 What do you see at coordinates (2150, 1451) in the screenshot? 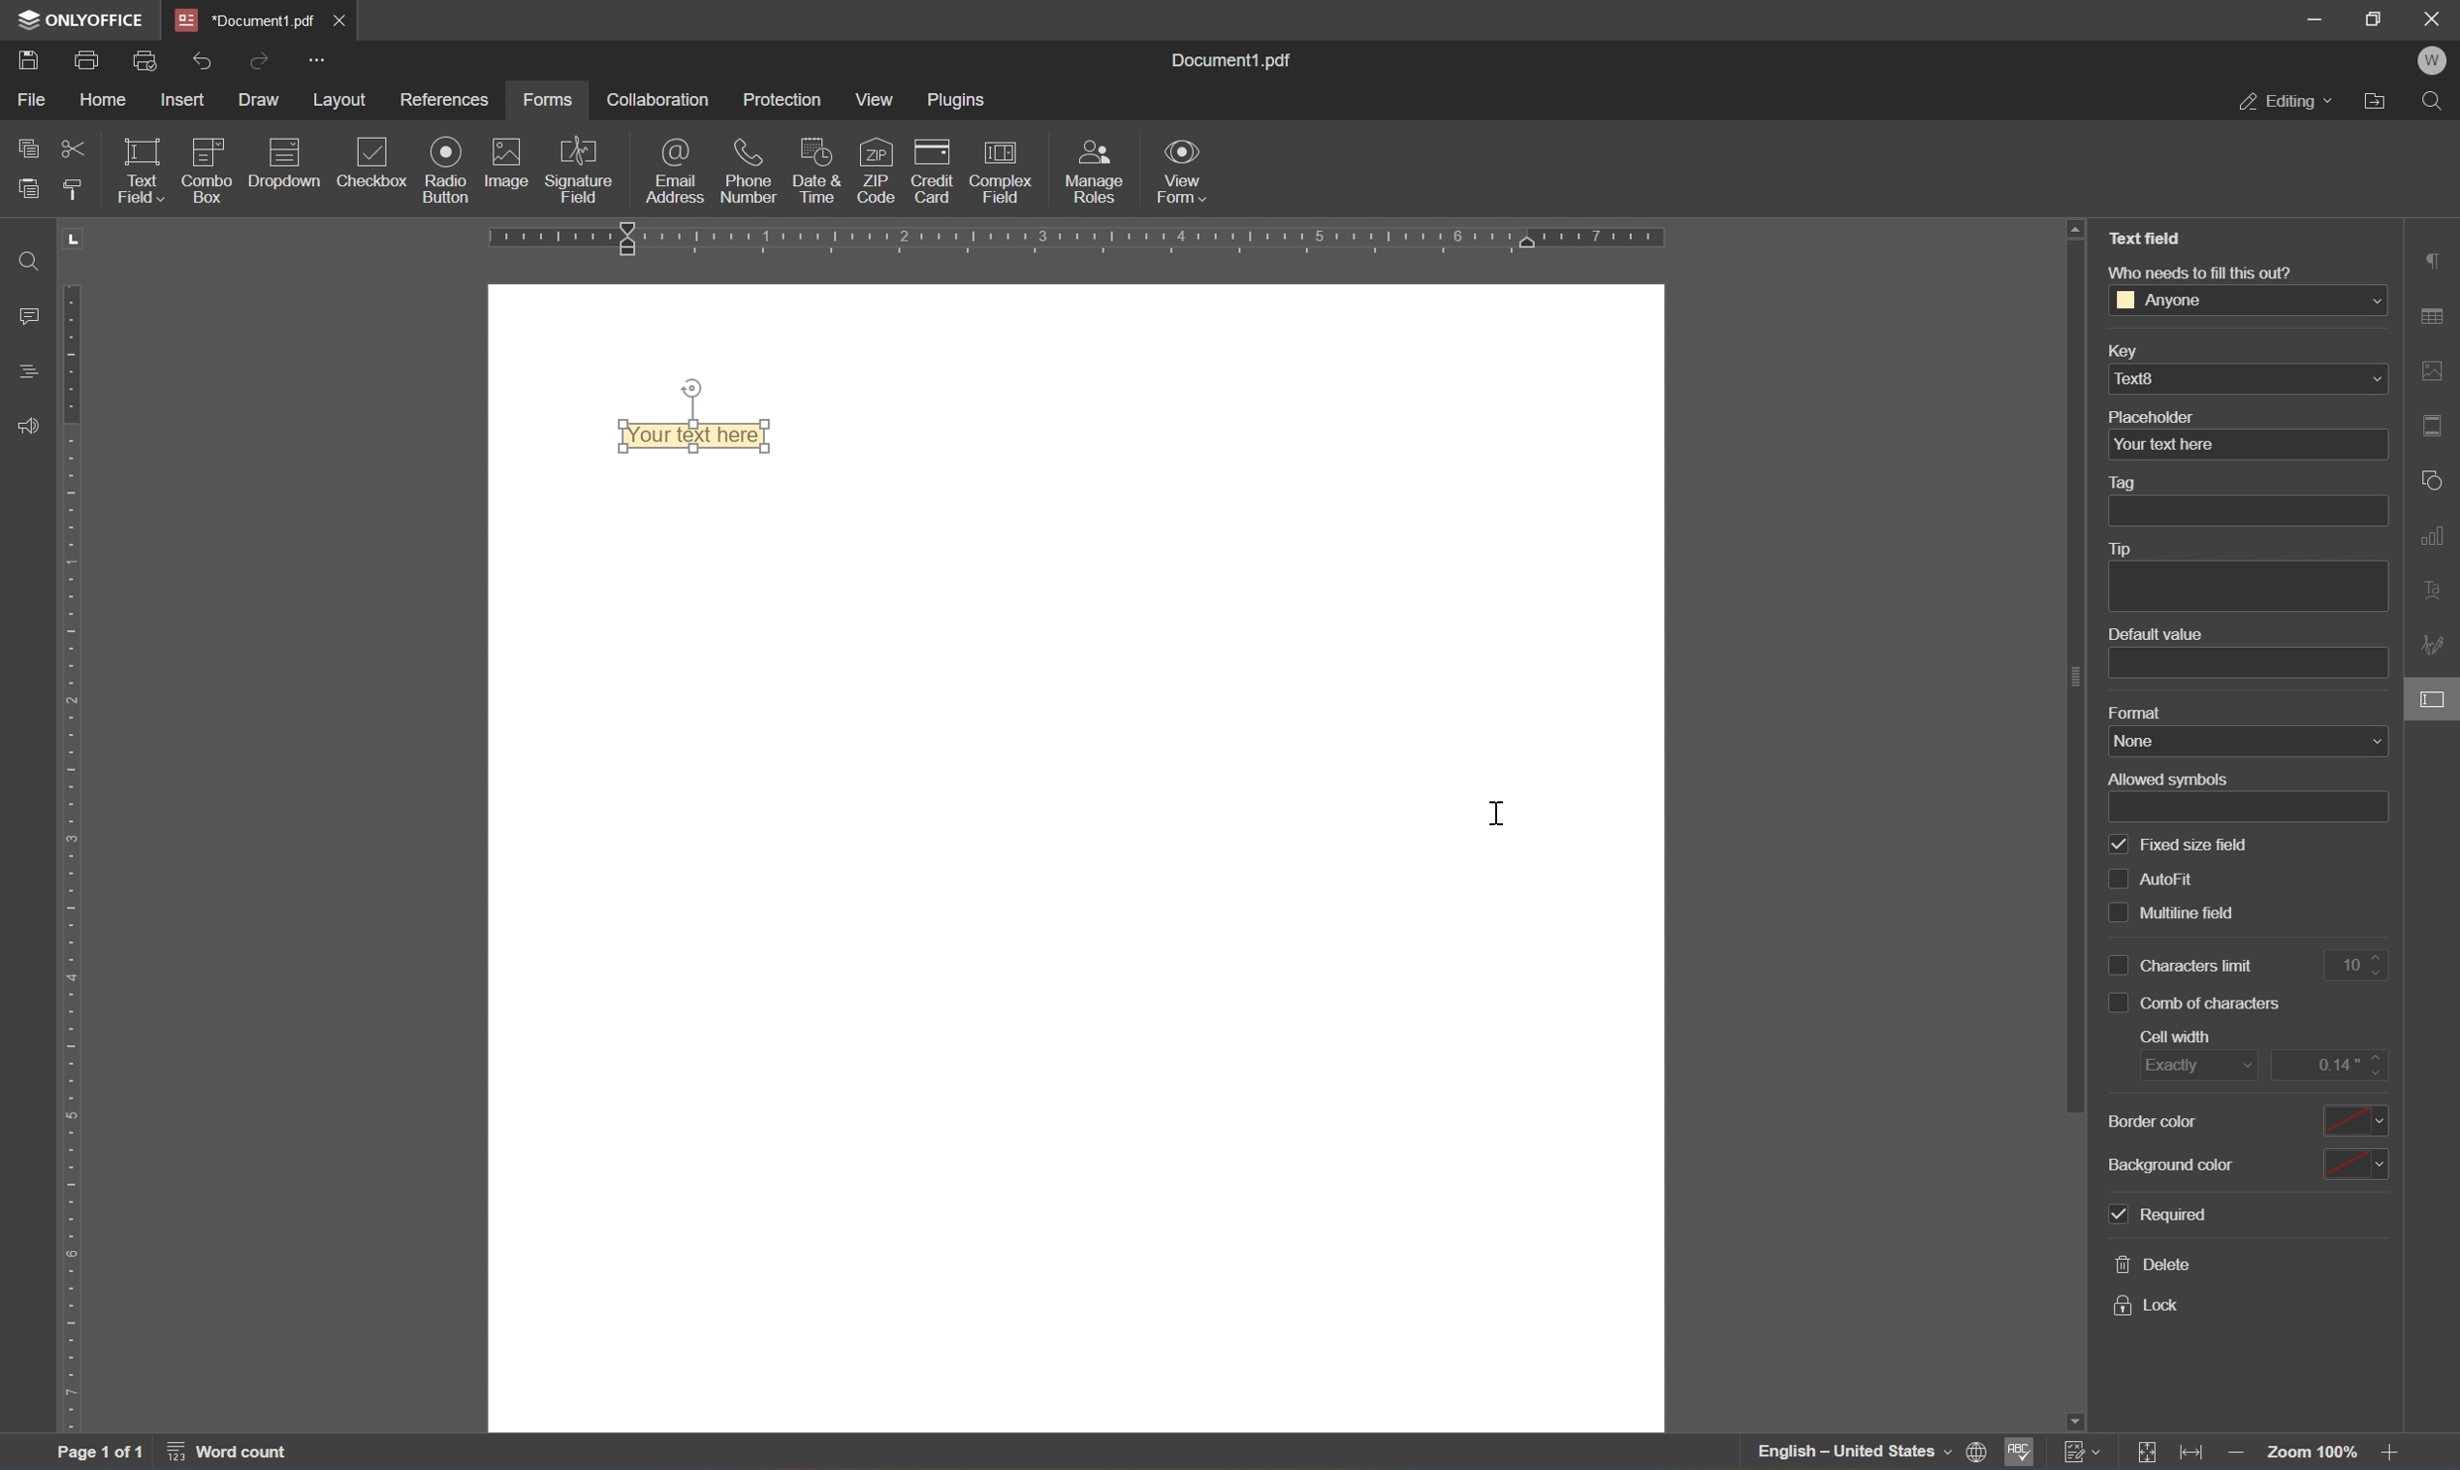
I see `fit to page` at bounding box center [2150, 1451].